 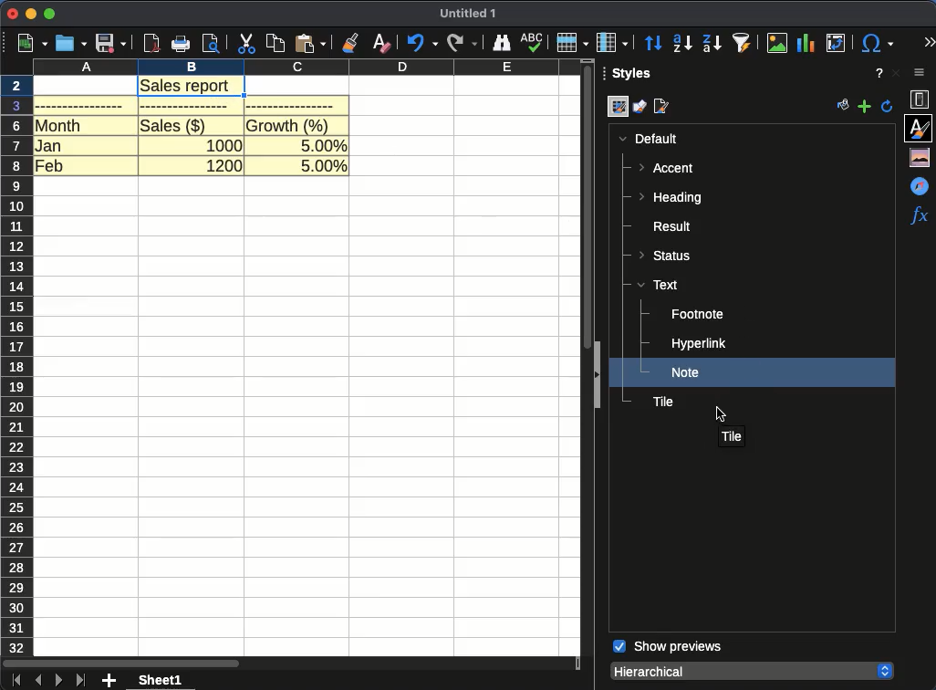 I want to click on autofilter, so click(x=743, y=42).